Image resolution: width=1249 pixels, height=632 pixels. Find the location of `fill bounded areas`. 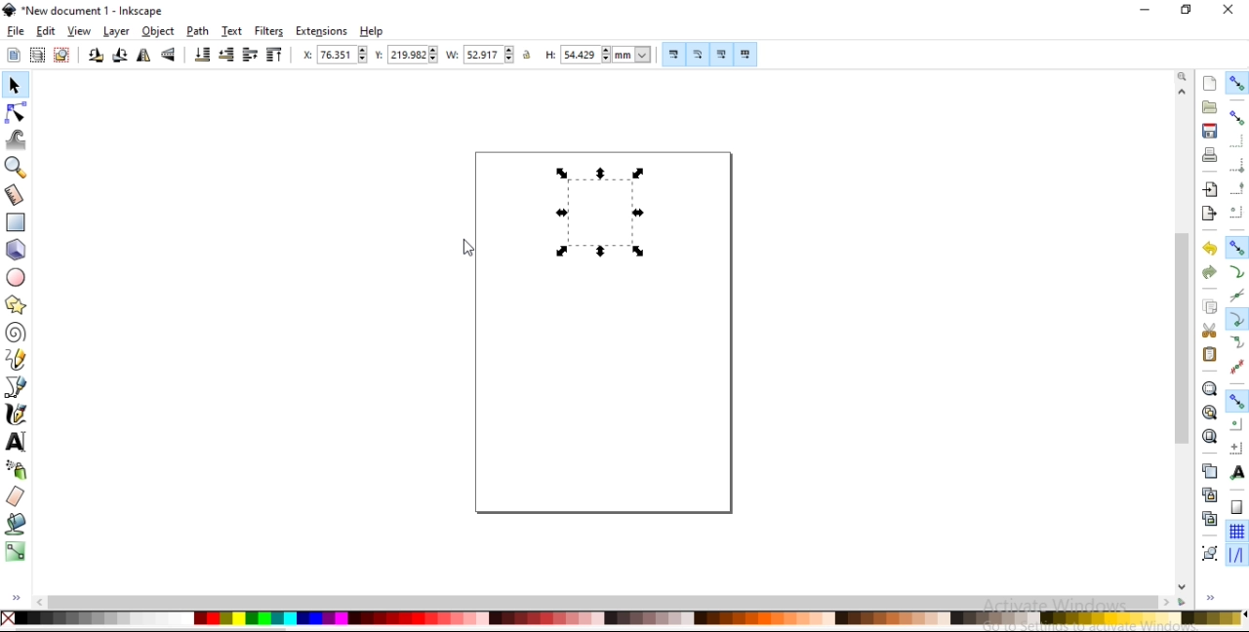

fill bounded areas is located at coordinates (17, 525).